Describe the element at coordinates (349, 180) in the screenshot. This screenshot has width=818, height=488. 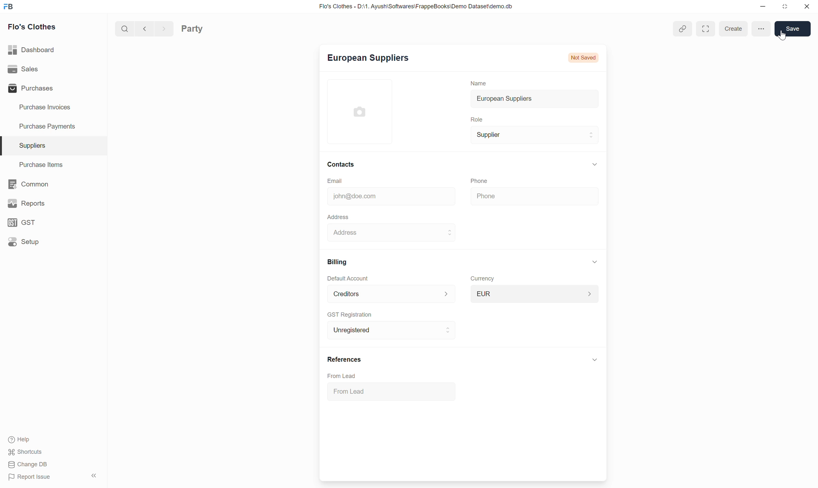
I see `Email` at that location.